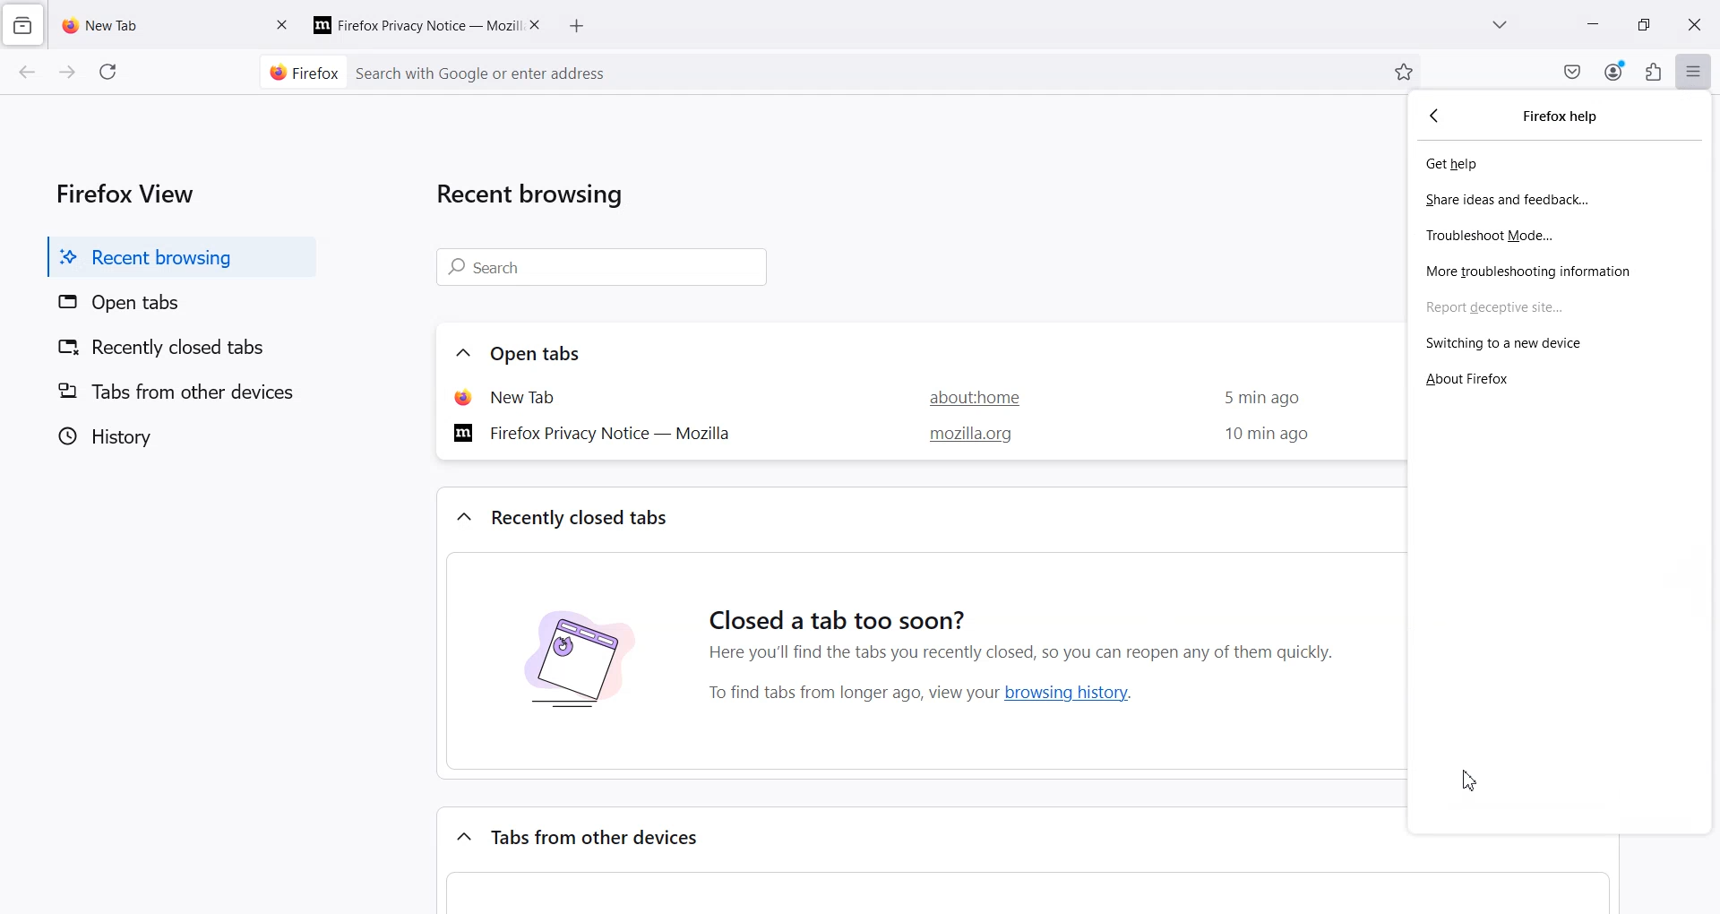 Image resolution: width=1720 pixels, height=914 pixels. I want to click on 8 min ago, so click(1261, 435).